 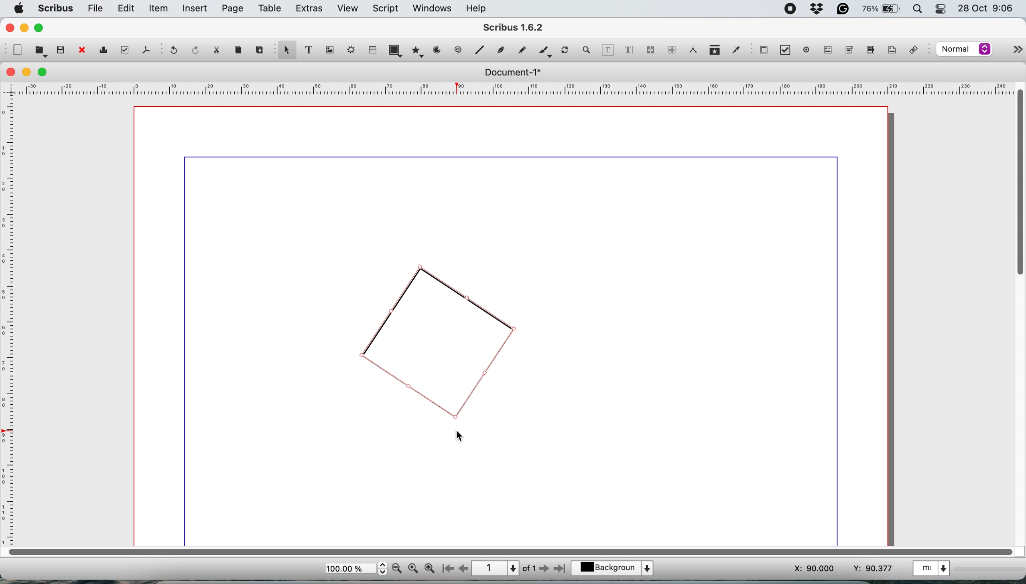 What do you see at coordinates (240, 52) in the screenshot?
I see `copy` at bounding box center [240, 52].